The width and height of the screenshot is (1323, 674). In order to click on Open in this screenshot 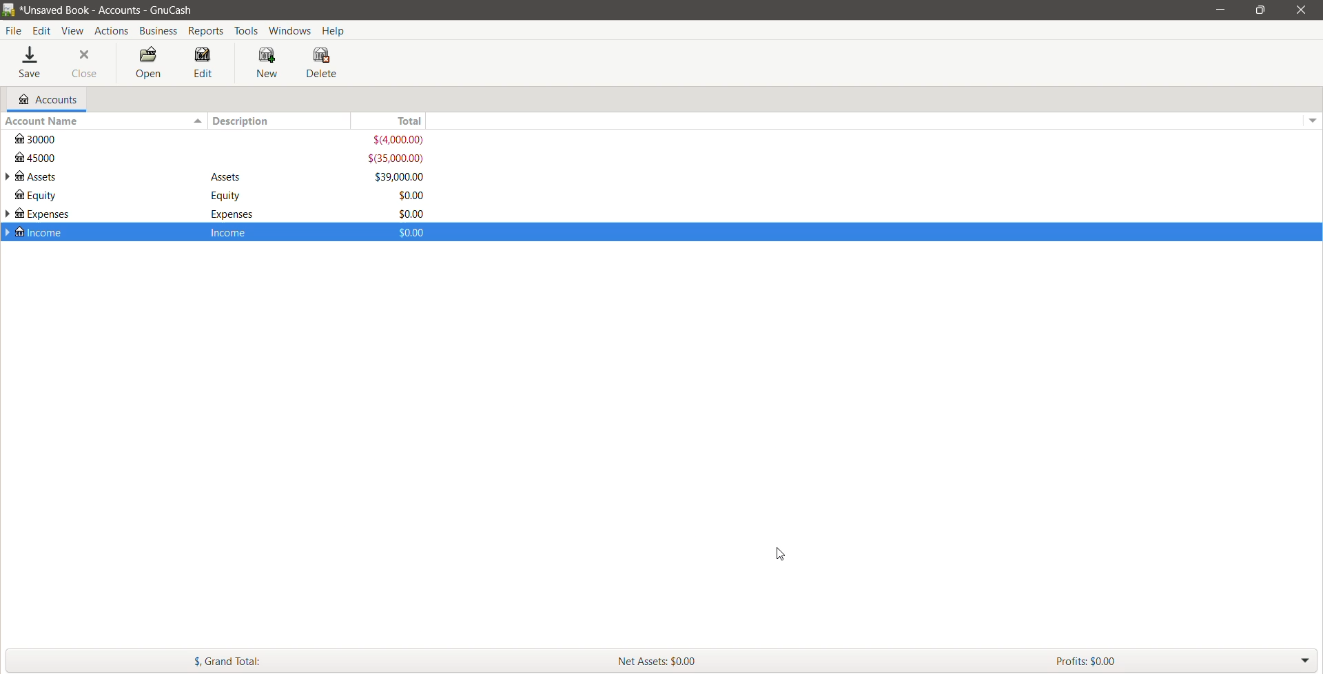, I will do `click(147, 63)`.